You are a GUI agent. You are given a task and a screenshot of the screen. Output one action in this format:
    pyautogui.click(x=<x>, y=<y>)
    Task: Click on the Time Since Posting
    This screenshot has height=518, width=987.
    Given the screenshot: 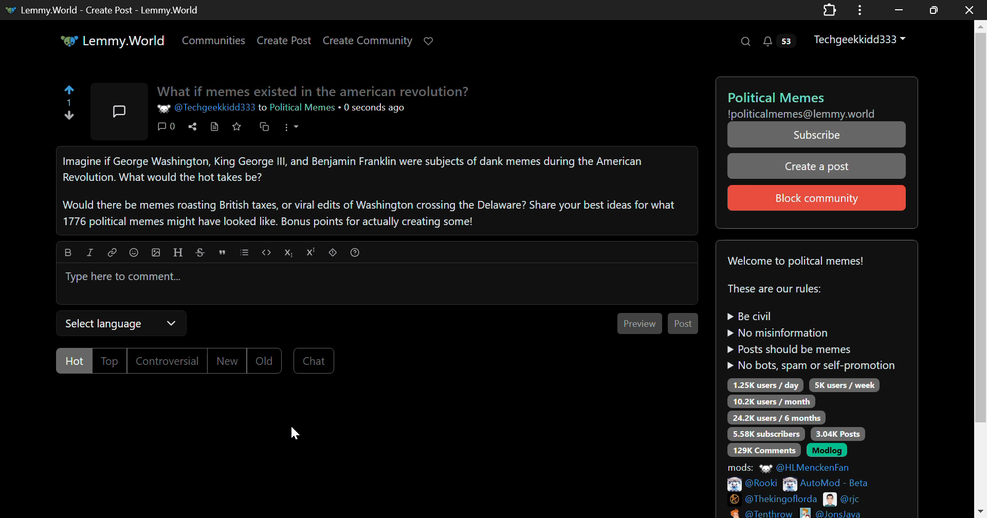 What is the action you would take?
    pyautogui.click(x=375, y=110)
    